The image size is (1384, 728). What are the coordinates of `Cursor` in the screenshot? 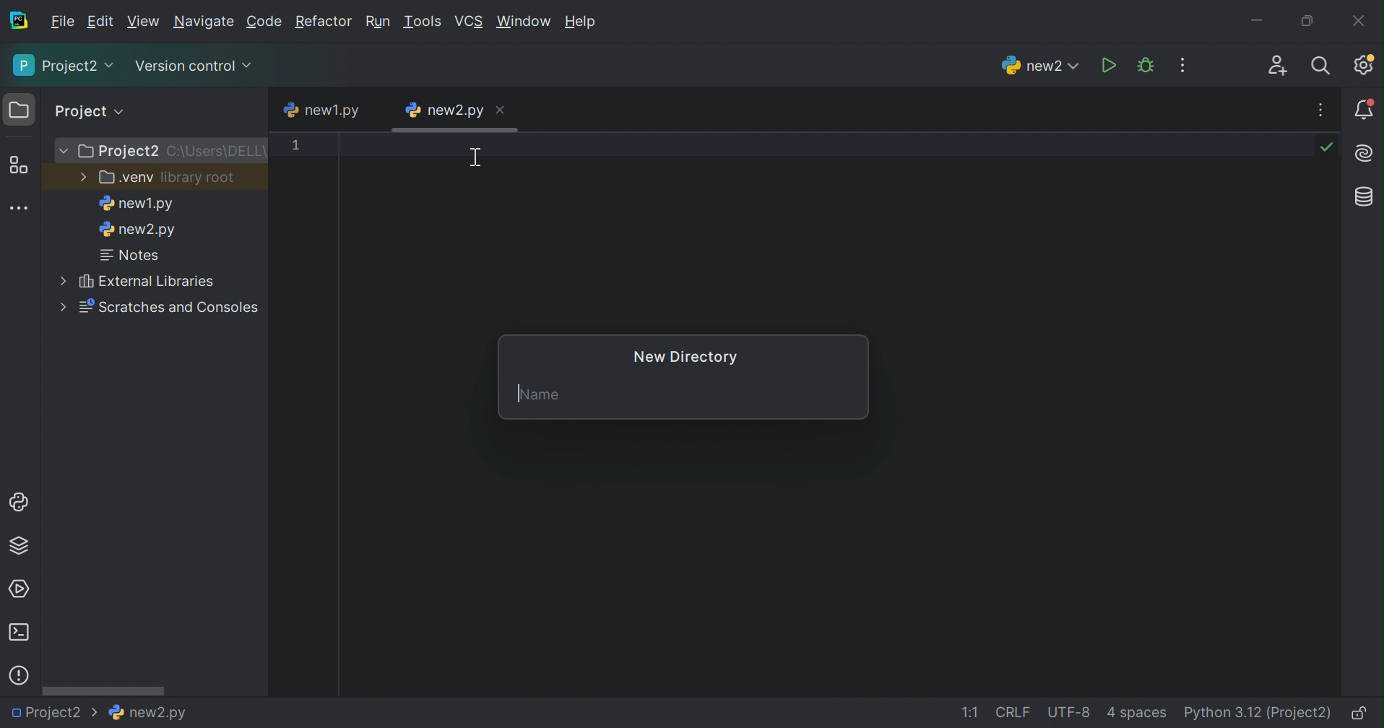 It's located at (476, 159).